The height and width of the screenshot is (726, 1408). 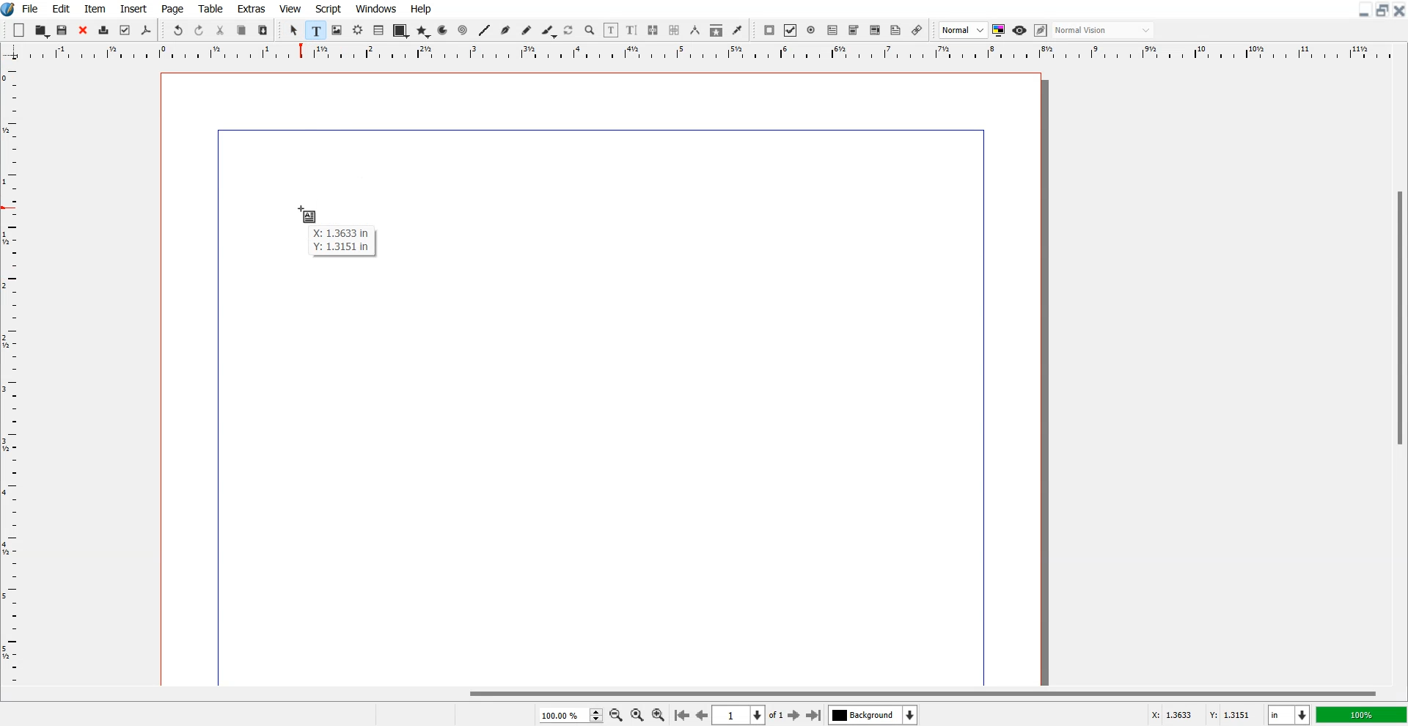 What do you see at coordinates (964, 30) in the screenshot?
I see `Select Image Preview quality` at bounding box center [964, 30].